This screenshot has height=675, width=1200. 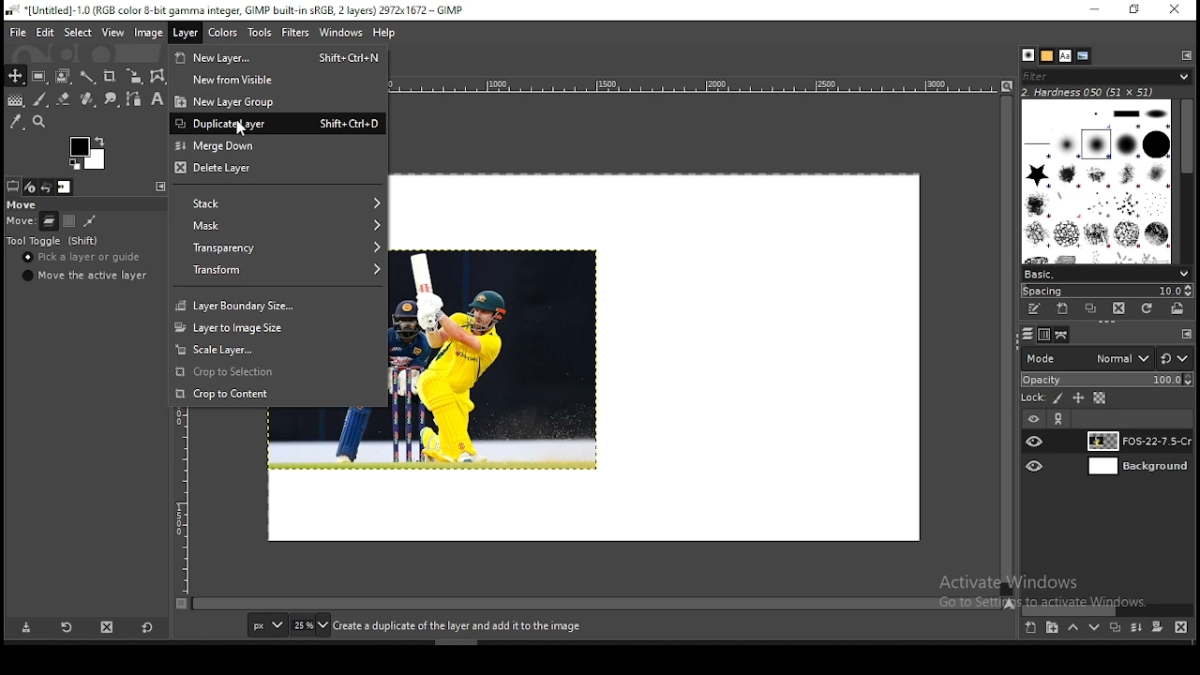 What do you see at coordinates (1032, 417) in the screenshot?
I see `layer visibility on/off` at bounding box center [1032, 417].